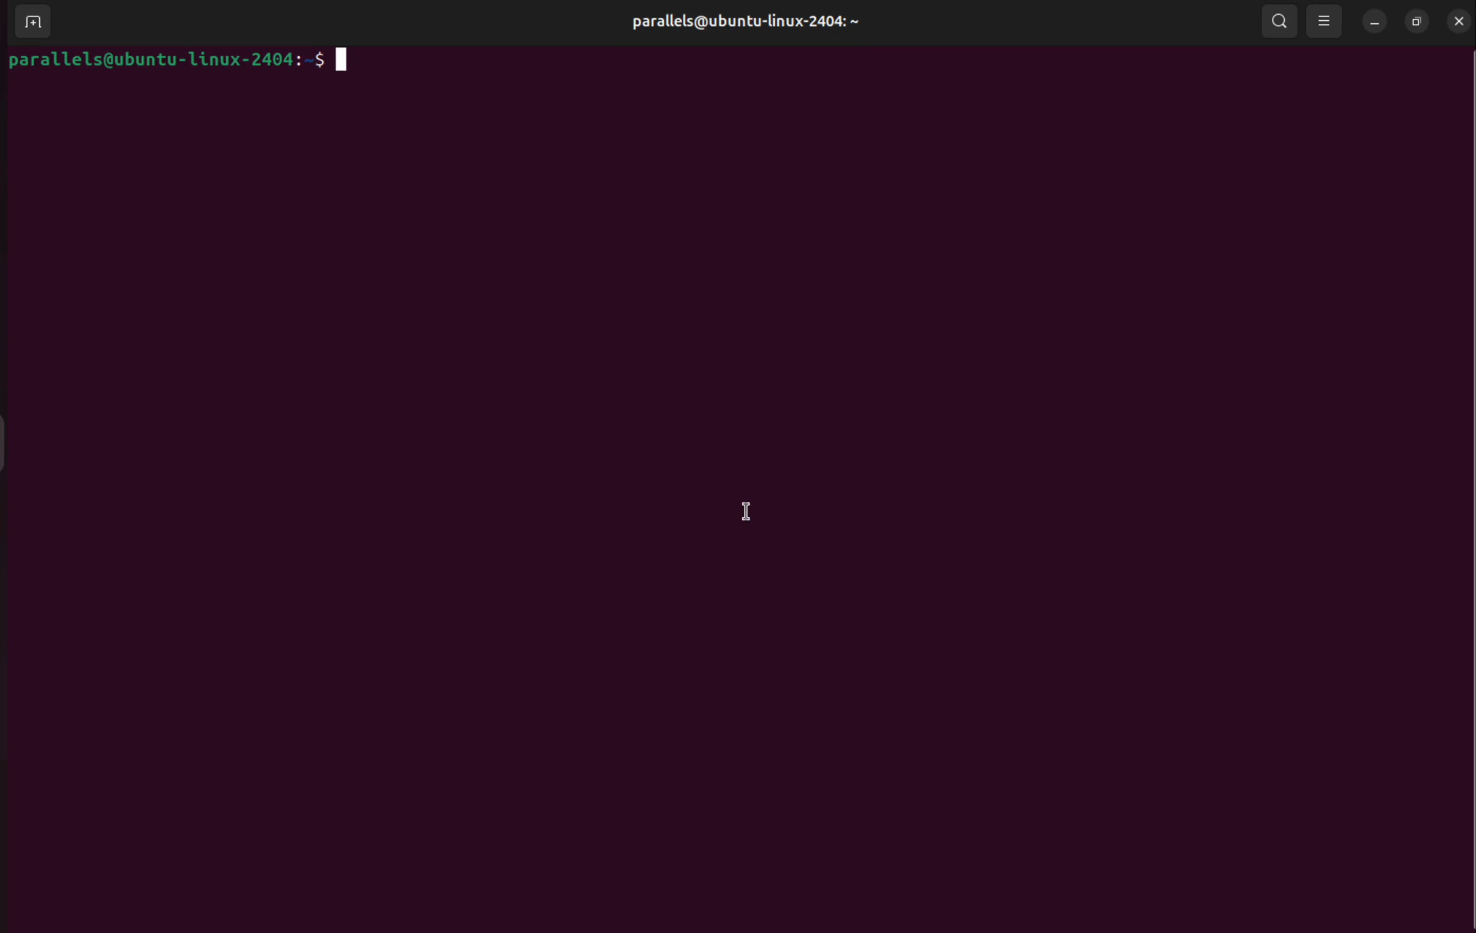 The height and width of the screenshot is (933, 1476). Describe the element at coordinates (1467, 491) in the screenshot. I see `Scrollbar` at that location.